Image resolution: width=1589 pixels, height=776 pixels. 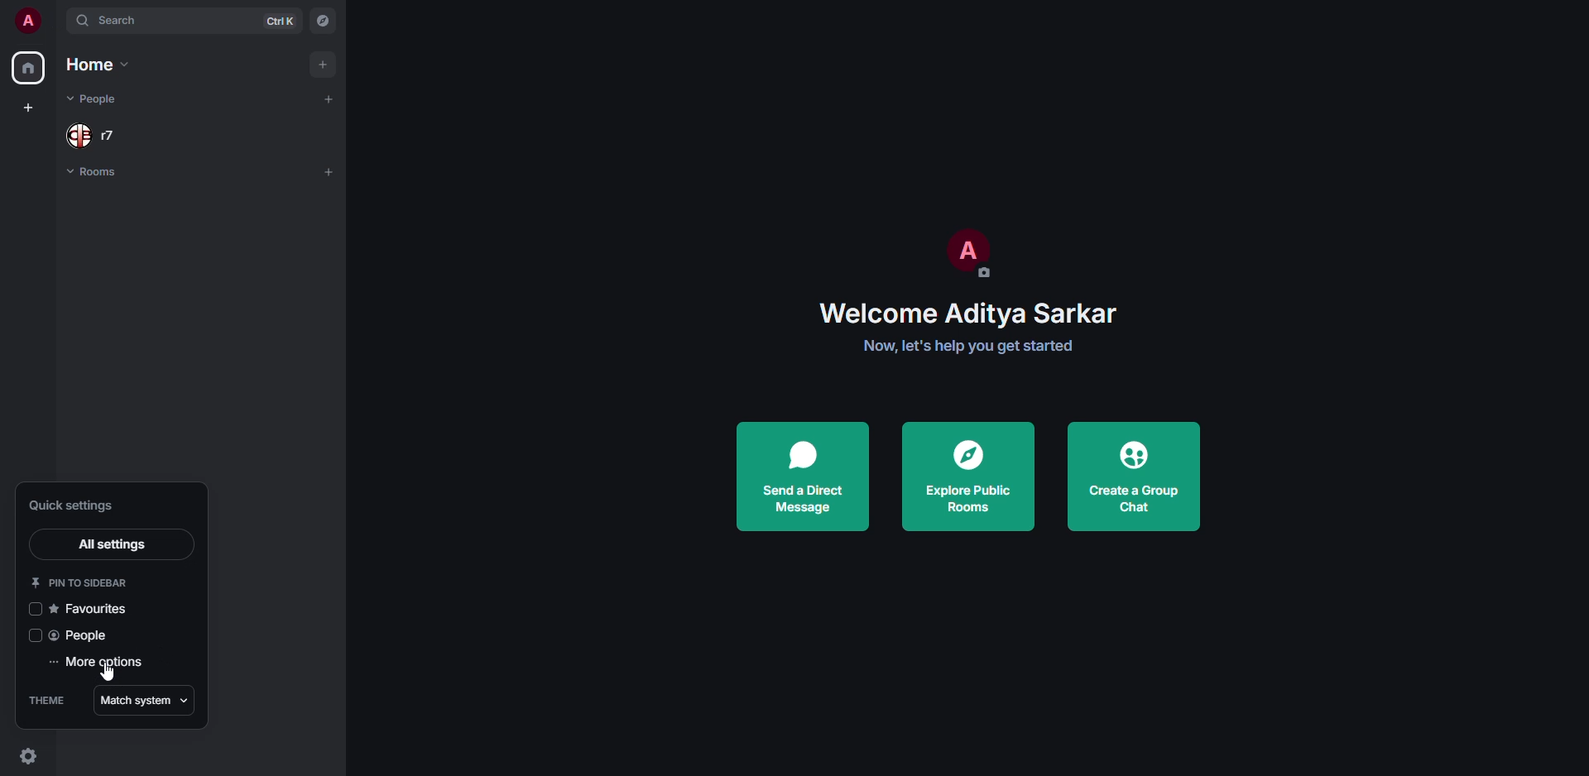 I want to click on send a direct message, so click(x=802, y=476).